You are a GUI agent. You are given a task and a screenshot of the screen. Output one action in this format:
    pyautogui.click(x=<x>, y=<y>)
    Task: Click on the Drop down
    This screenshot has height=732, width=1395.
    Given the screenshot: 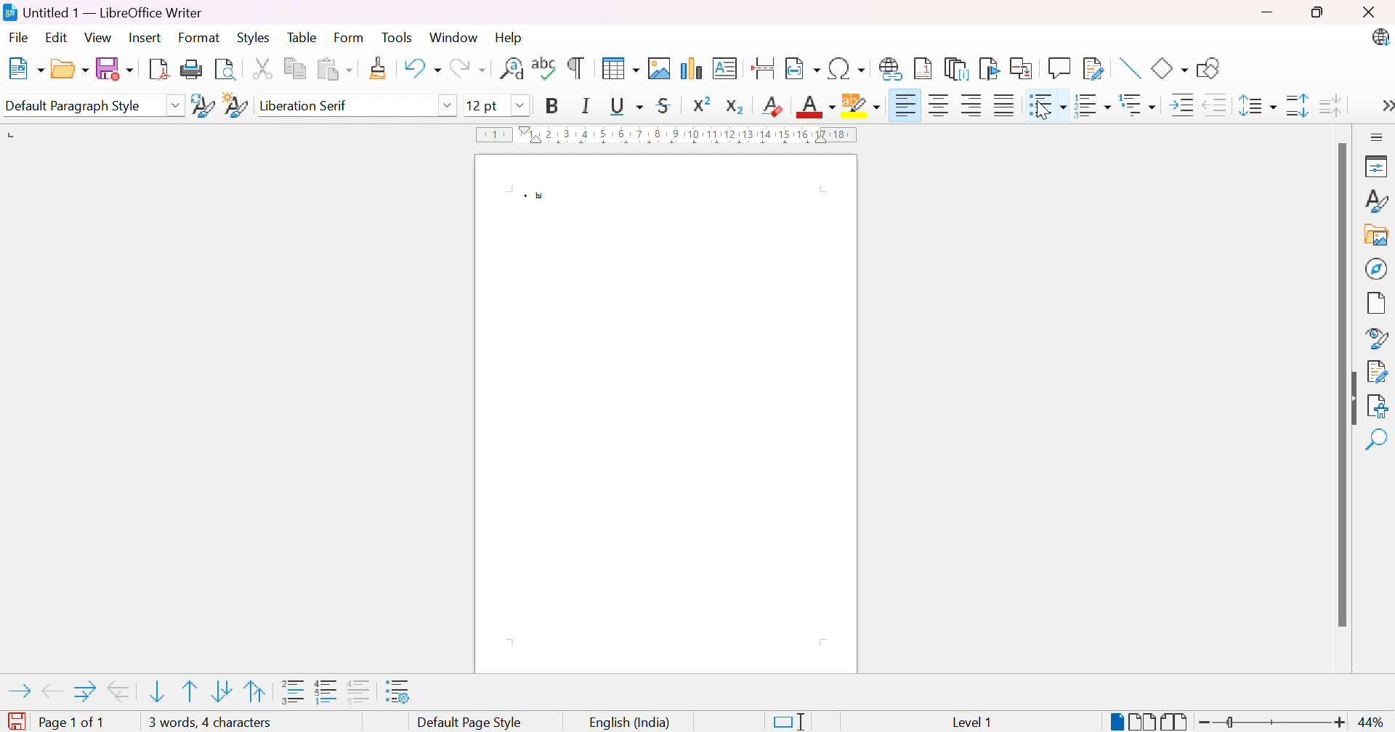 What is the action you would take?
    pyautogui.click(x=175, y=104)
    